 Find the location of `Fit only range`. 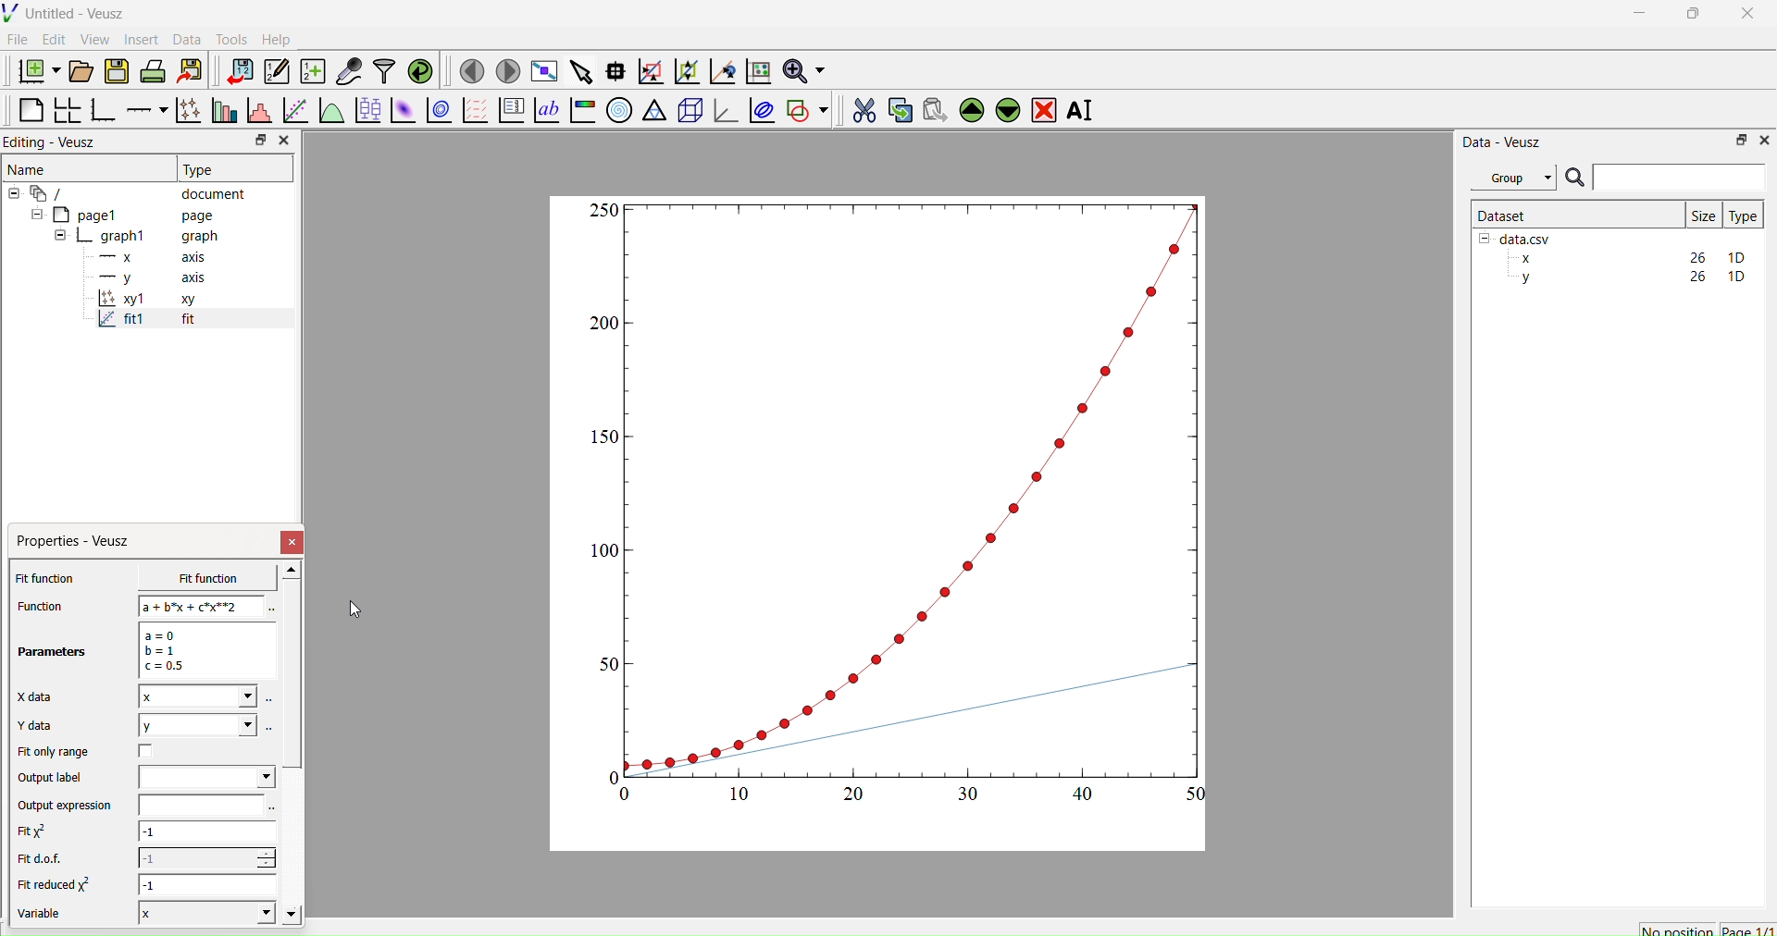

Fit only range is located at coordinates (54, 752).